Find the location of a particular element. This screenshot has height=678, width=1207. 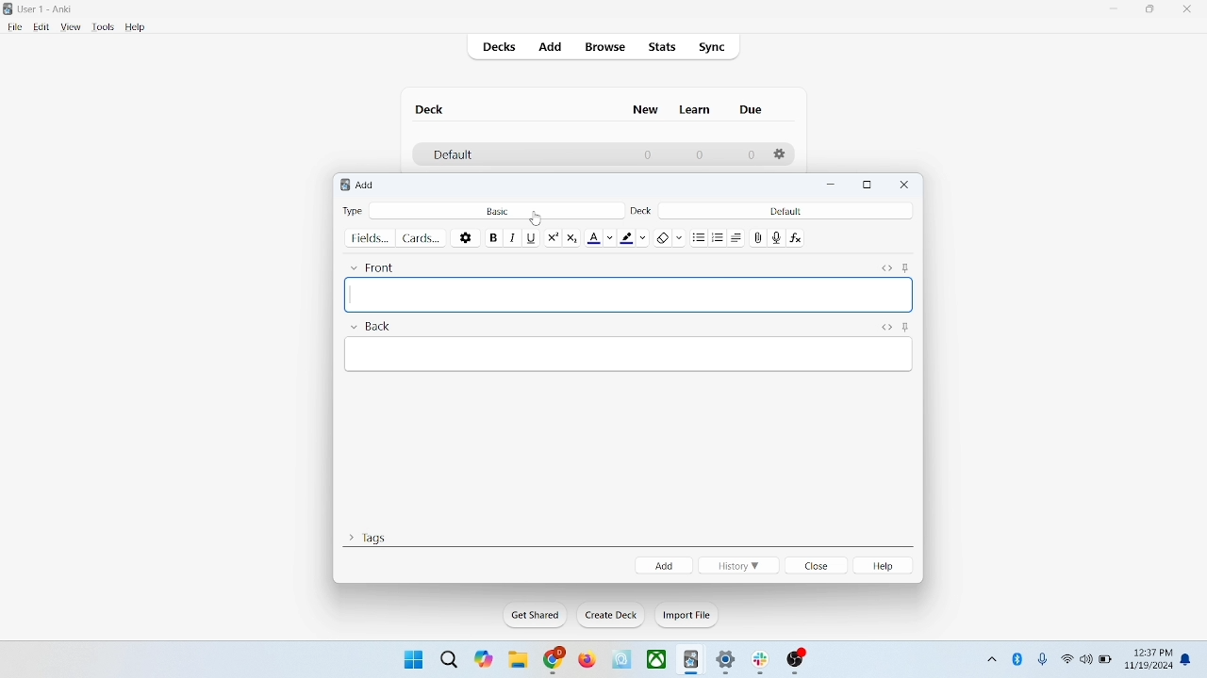

help is located at coordinates (886, 566).